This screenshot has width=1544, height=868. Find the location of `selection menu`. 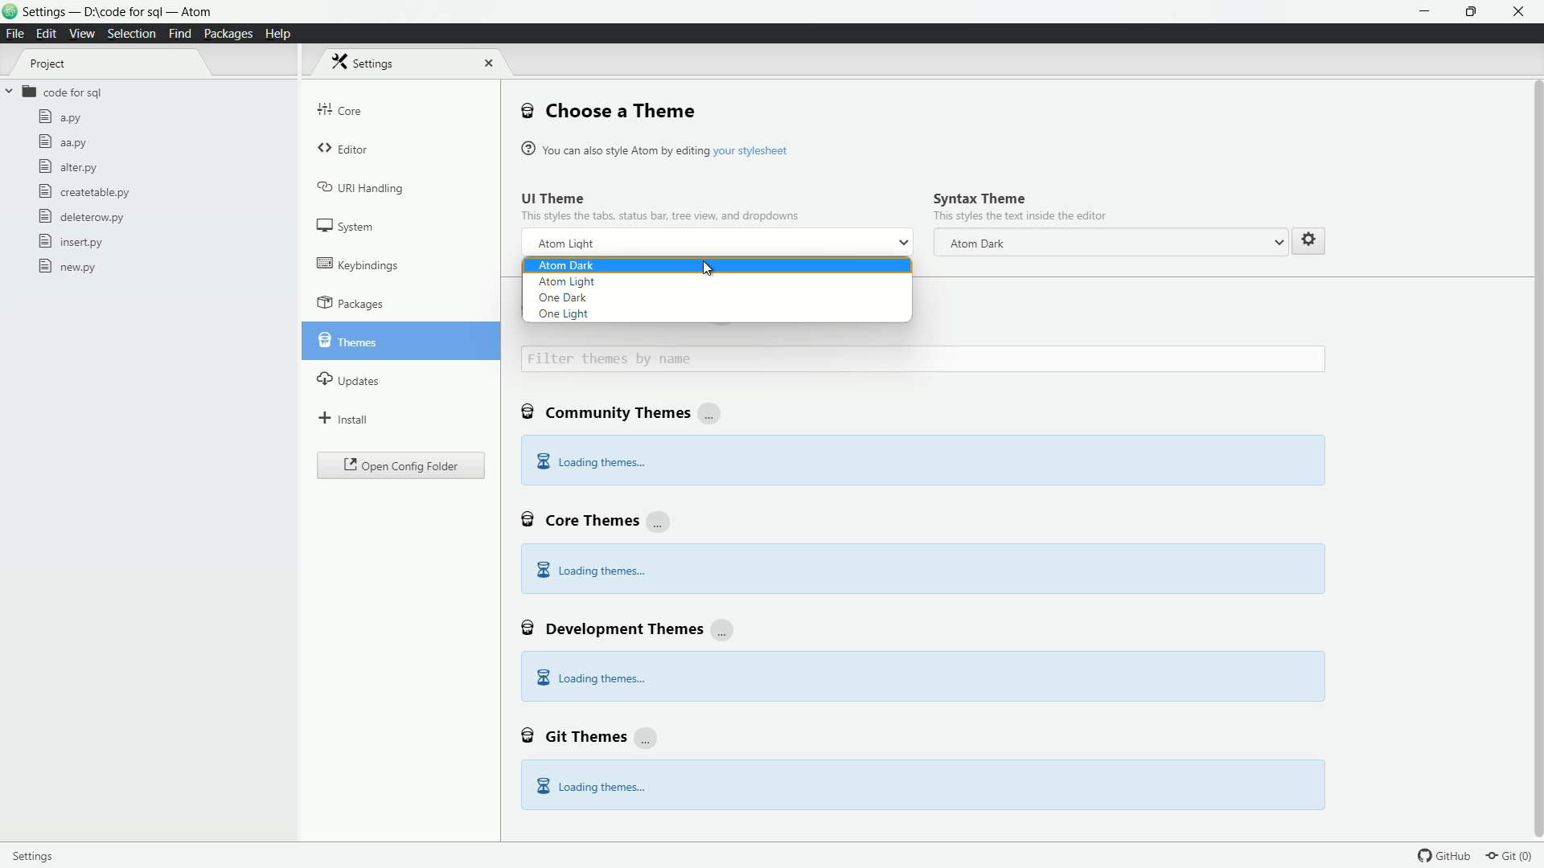

selection menu is located at coordinates (131, 35).